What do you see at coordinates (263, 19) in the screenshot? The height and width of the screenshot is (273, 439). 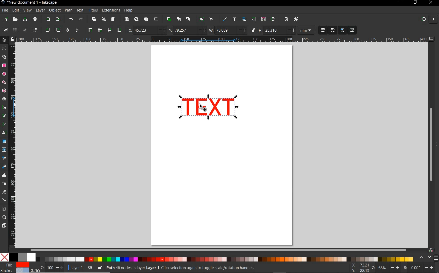 I see `OPEN SELECTORS` at bounding box center [263, 19].